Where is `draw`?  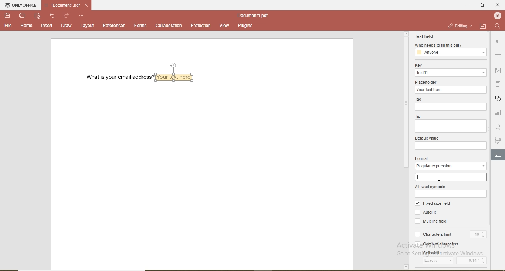
draw is located at coordinates (66, 25).